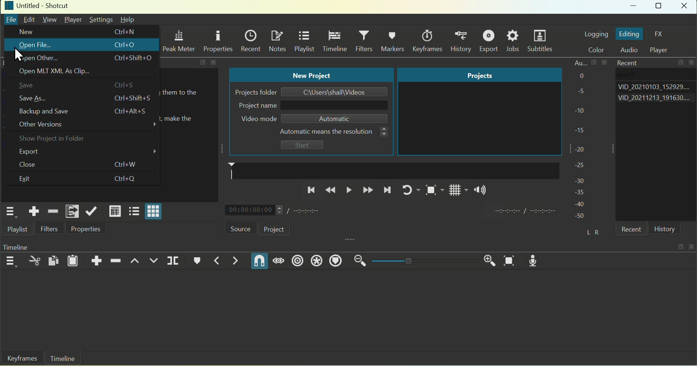  What do you see at coordinates (632, 50) in the screenshot?
I see `Audio` at bounding box center [632, 50].